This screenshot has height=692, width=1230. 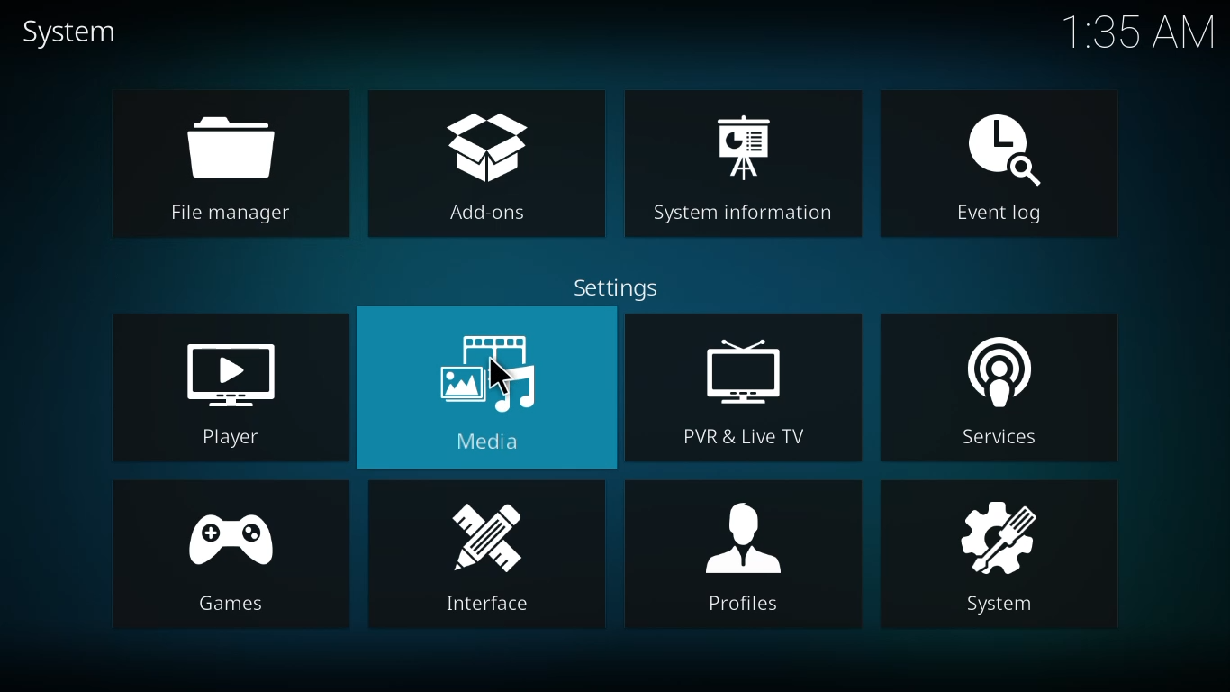 What do you see at coordinates (746, 389) in the screenshot?
I see `pvr & live tv` at bounding box center [746, 389].